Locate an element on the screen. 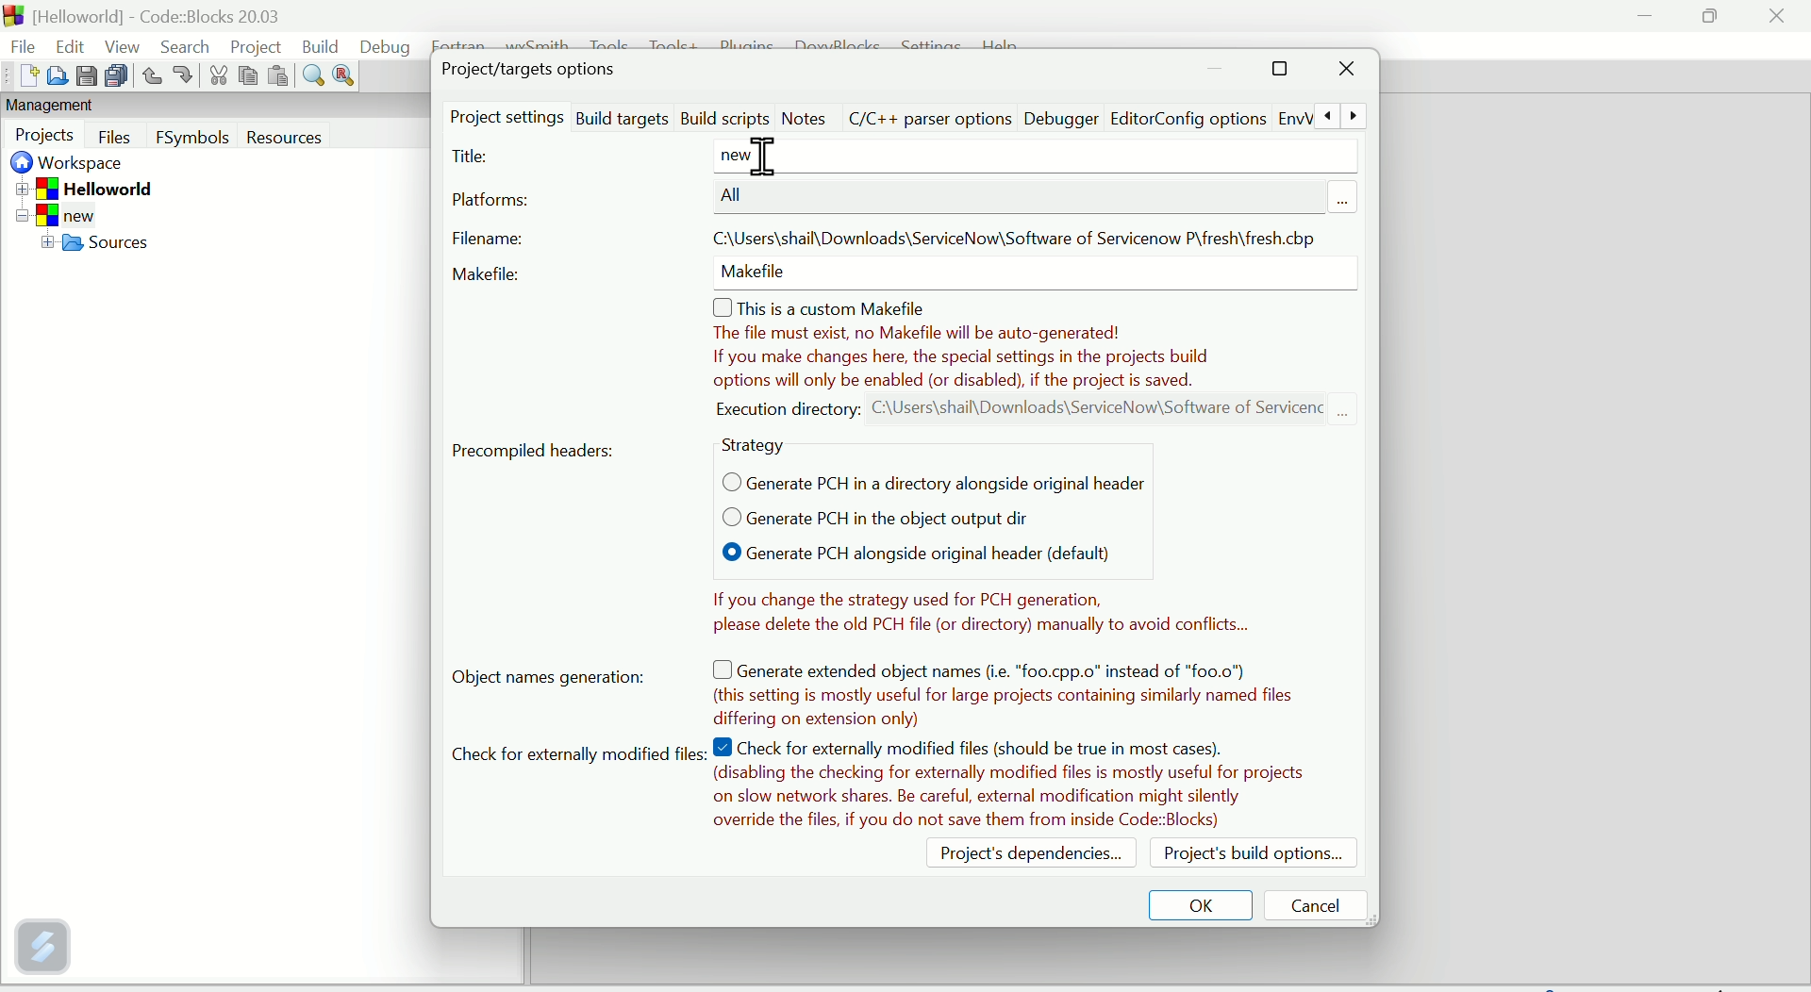 The image size is (1811, 992). Close is located at coordinates (1346, 73).